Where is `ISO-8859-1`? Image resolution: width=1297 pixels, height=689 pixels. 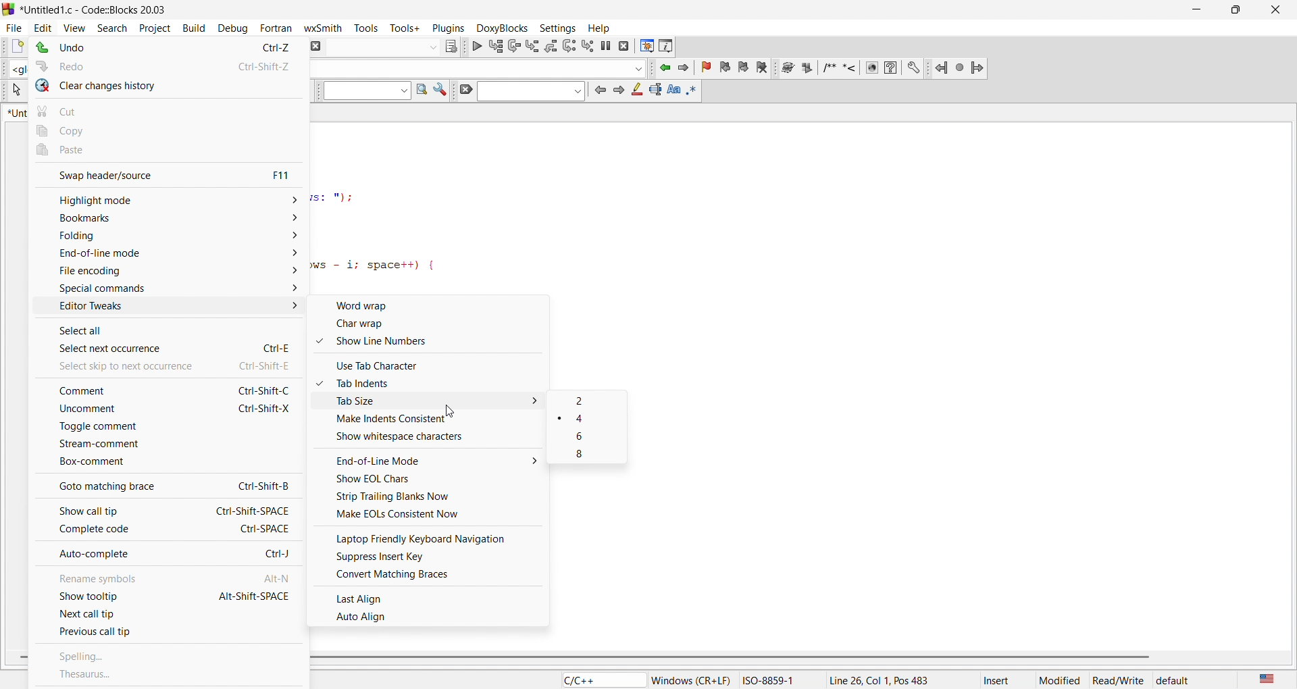
ISO-8859-1 is located at coordinates (777, 679).